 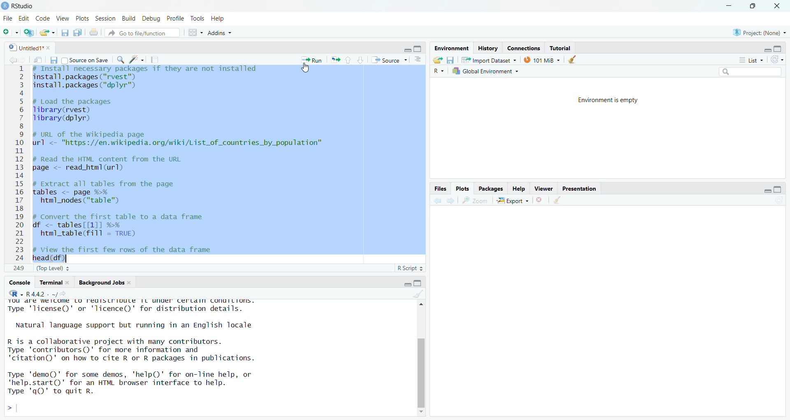 I want to click on  install necessary packages if they are not installed install.packages ("rvest") install.packages ("dplyr"), so click(x=145, y=79).